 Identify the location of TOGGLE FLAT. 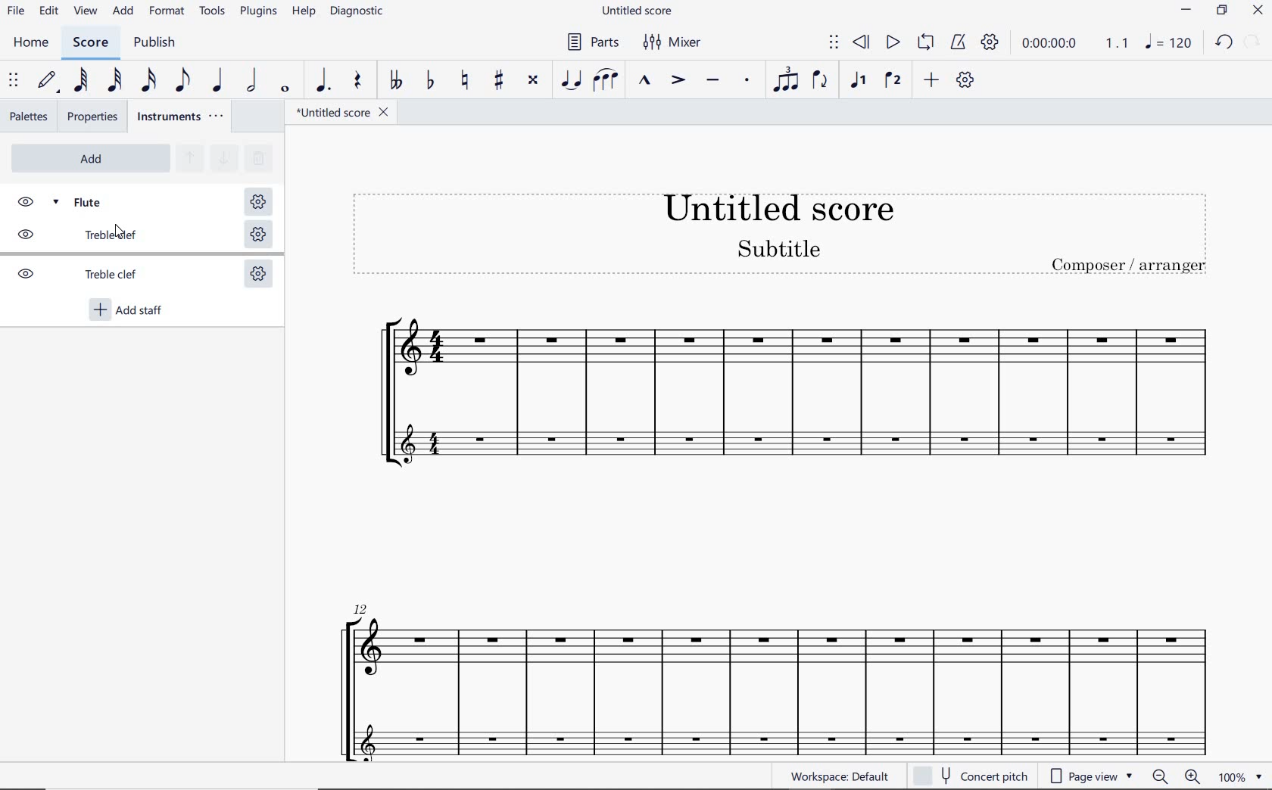
(431, 81).